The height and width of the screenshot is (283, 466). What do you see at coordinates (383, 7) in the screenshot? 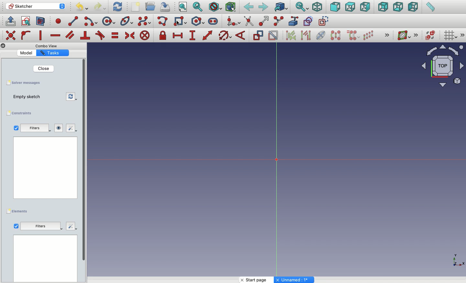
I see `Back` at bounding box center [383, 7].